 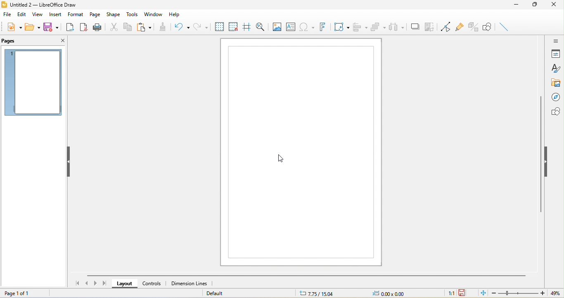 I want to click on fontwork text, so click(x=320, y=27).